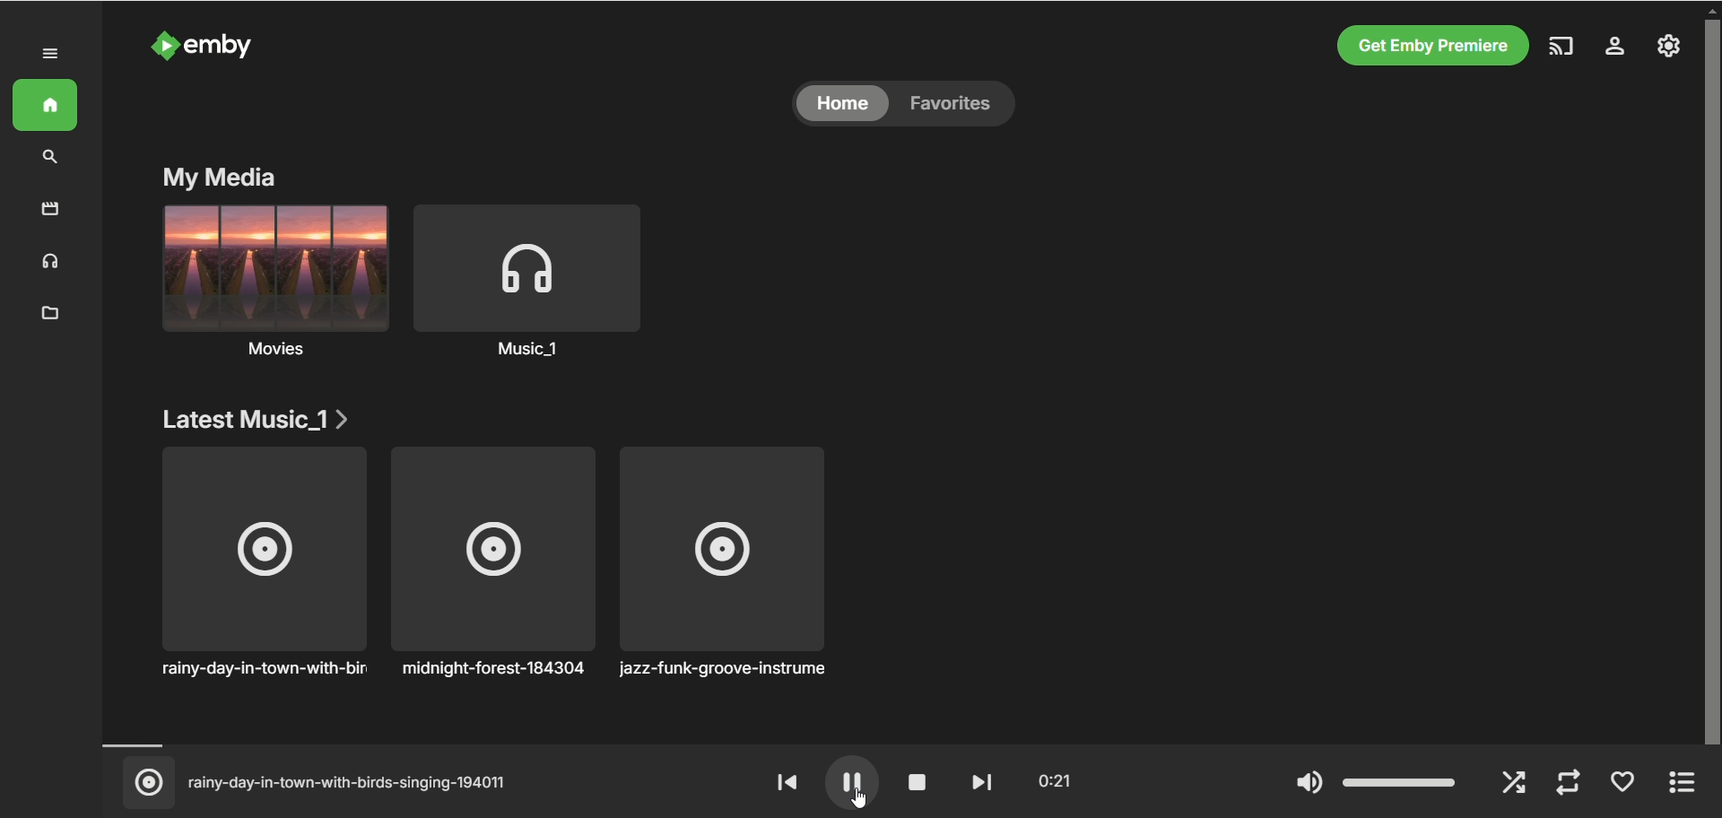 The height and width of the screenshot is (818, 1722). What do you see at coordinates (896, 745) in the screenshot?
I see `timeline` at bounding box center [896, 745].